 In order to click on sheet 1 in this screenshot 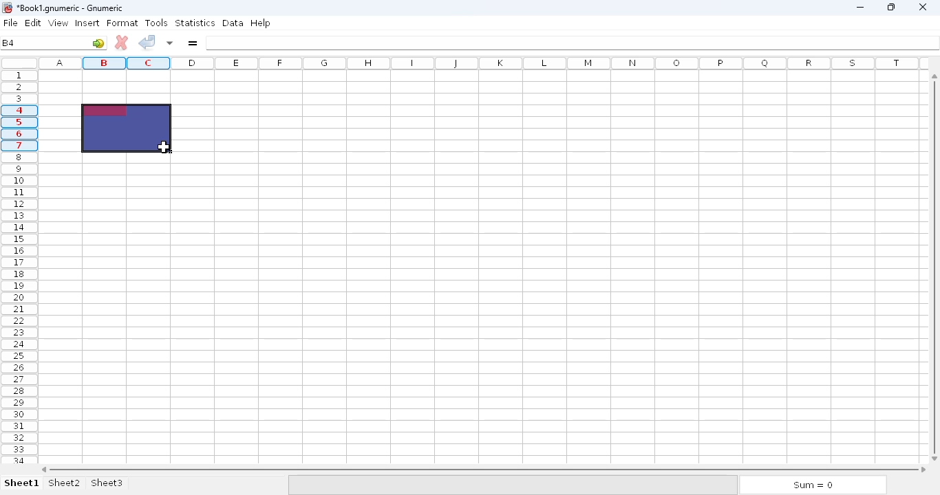, I will do `click(21, 483)`.